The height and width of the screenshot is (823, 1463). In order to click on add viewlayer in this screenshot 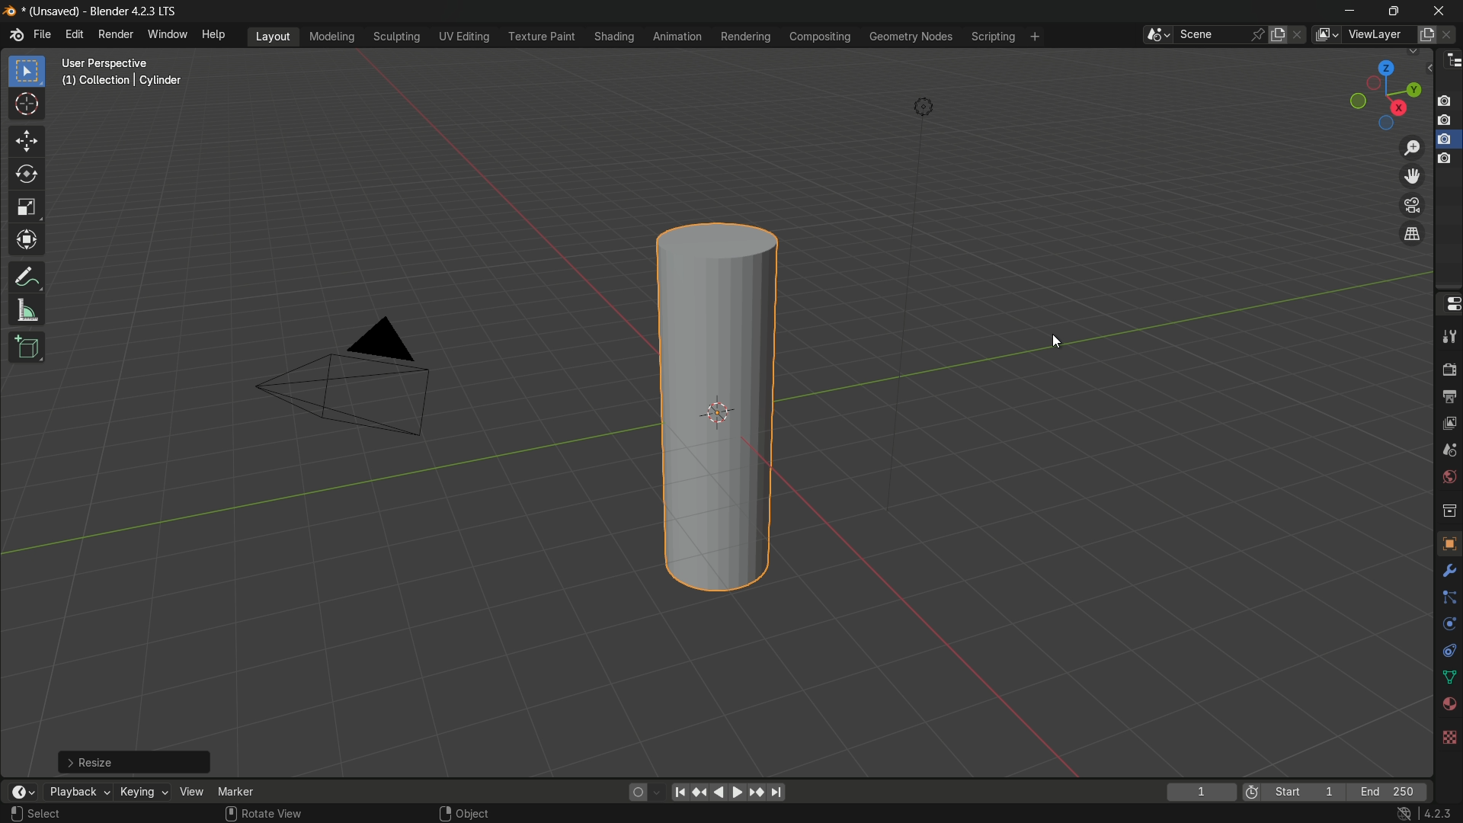, I will do `click(1426, 35)`.